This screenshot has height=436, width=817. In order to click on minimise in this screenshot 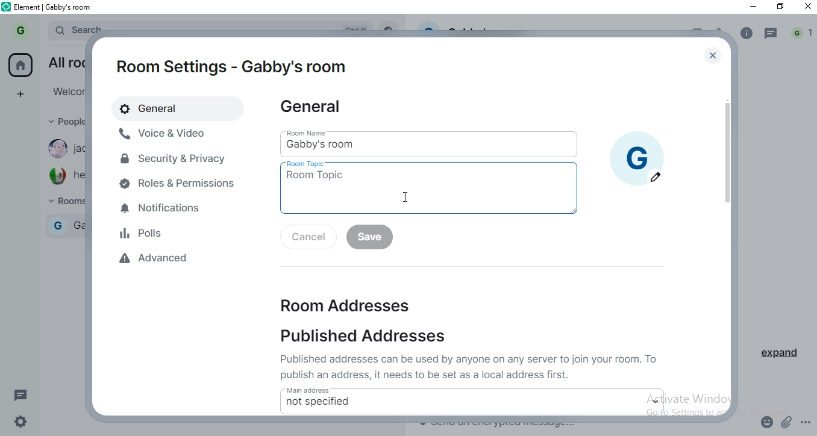, I will do `click(753, 8)`.